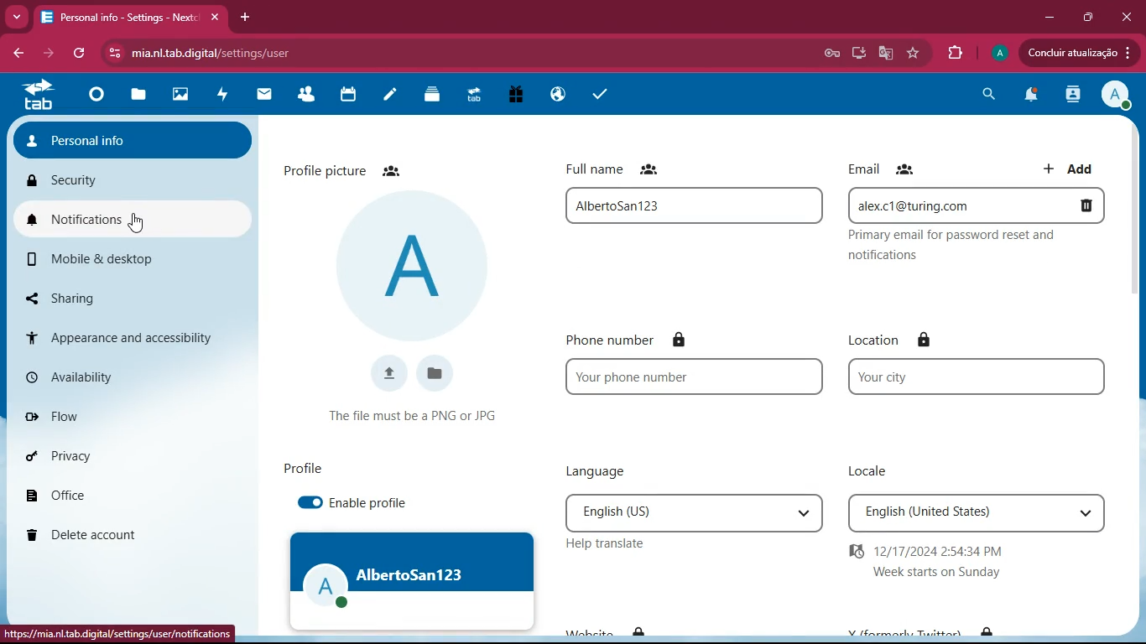 The height and width of the screenshot is (644, 1146). I want to click on availability, so click(79, 372).